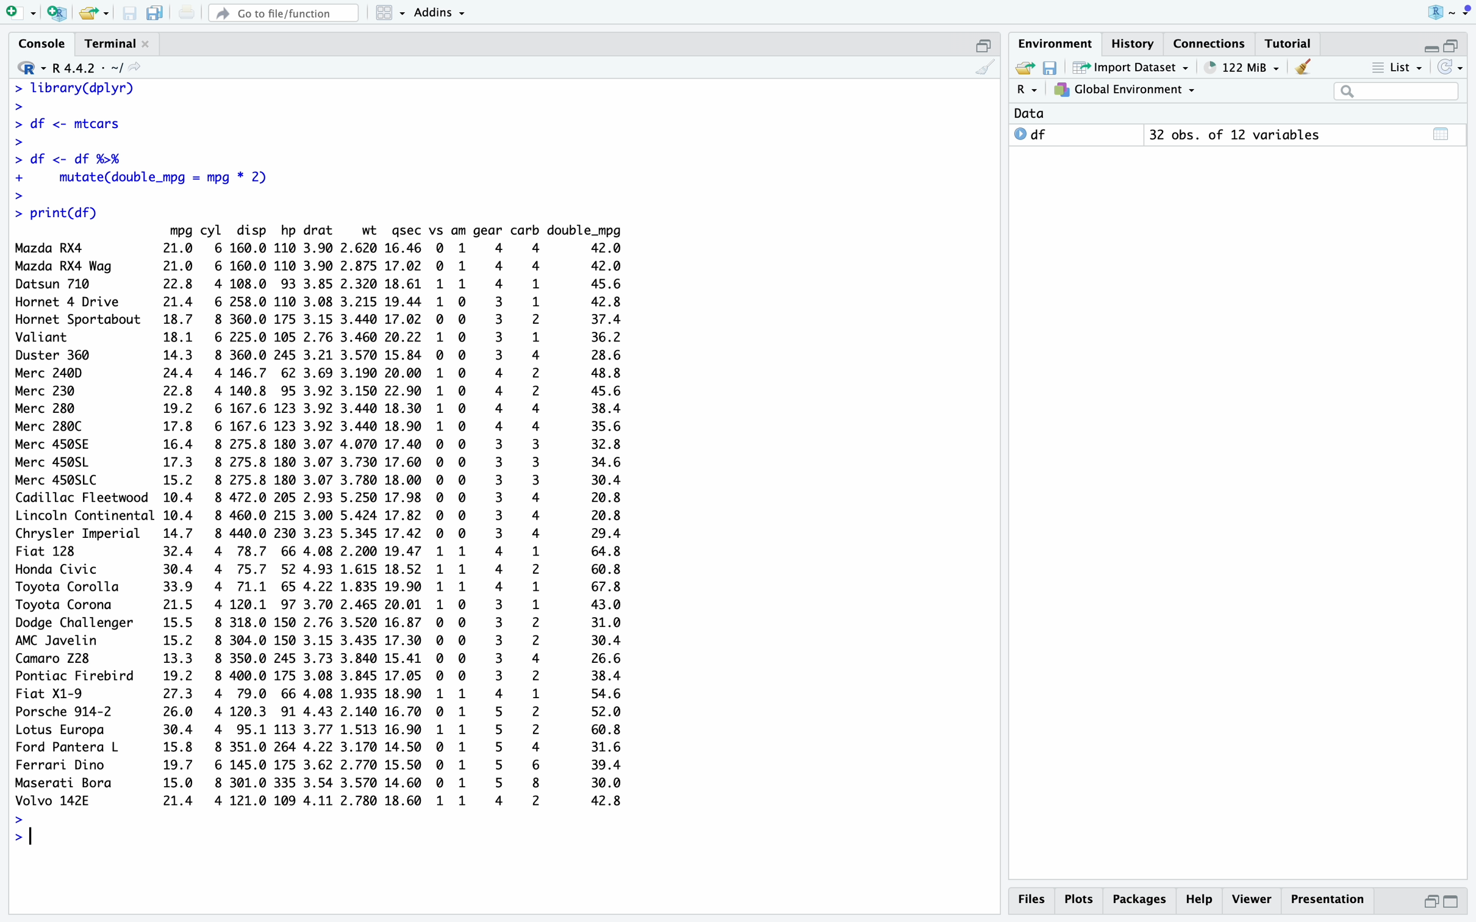 Image resolution: width=1476 pixels, height=922 pixels. I want to click on data, so click(1029, 113).